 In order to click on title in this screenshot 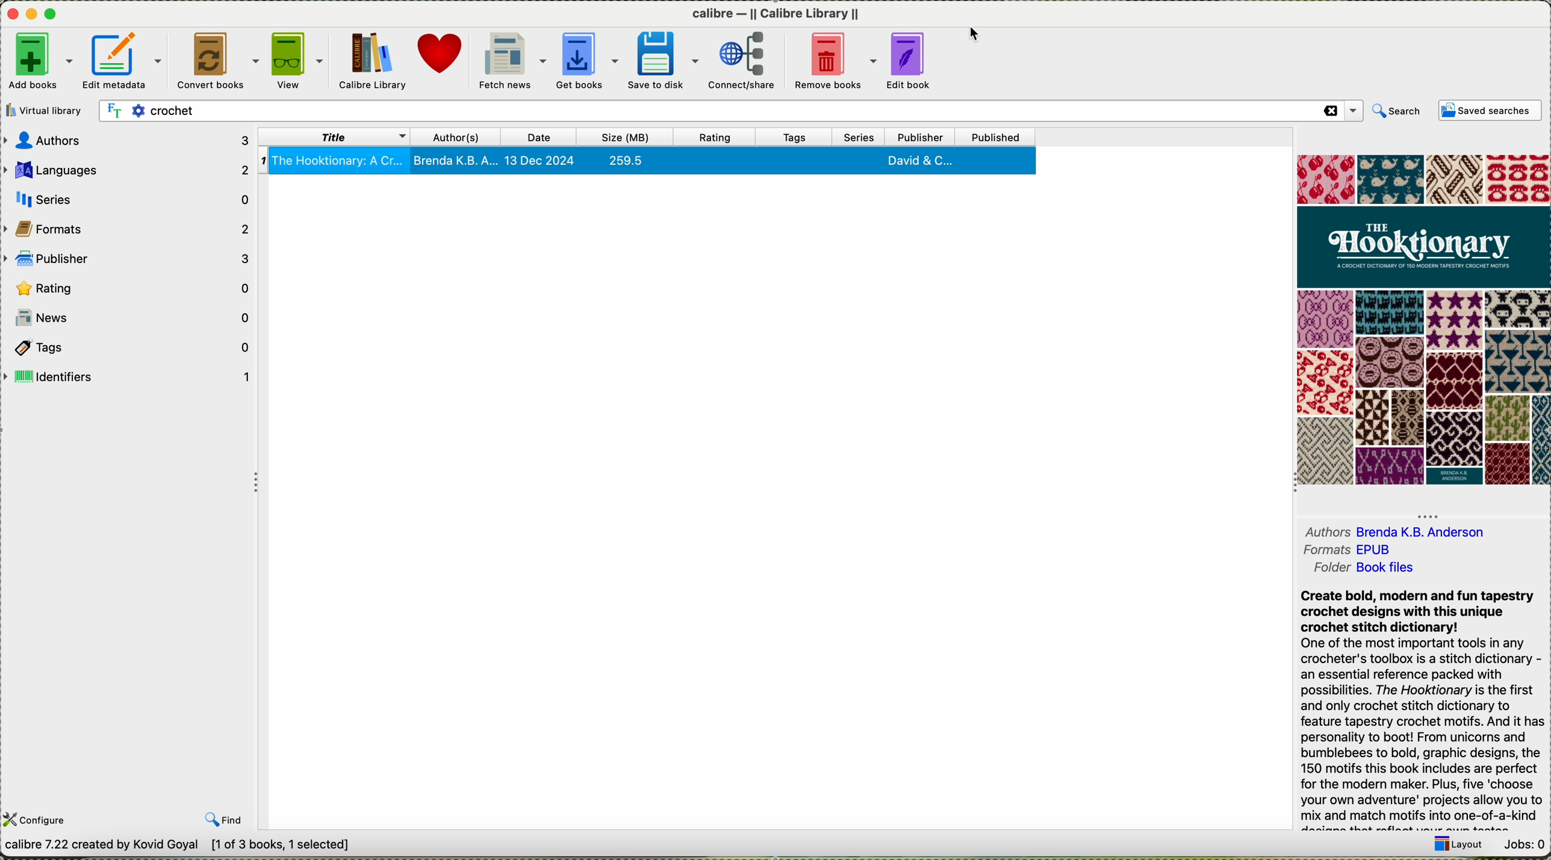, I will do `click(337, 135)`.